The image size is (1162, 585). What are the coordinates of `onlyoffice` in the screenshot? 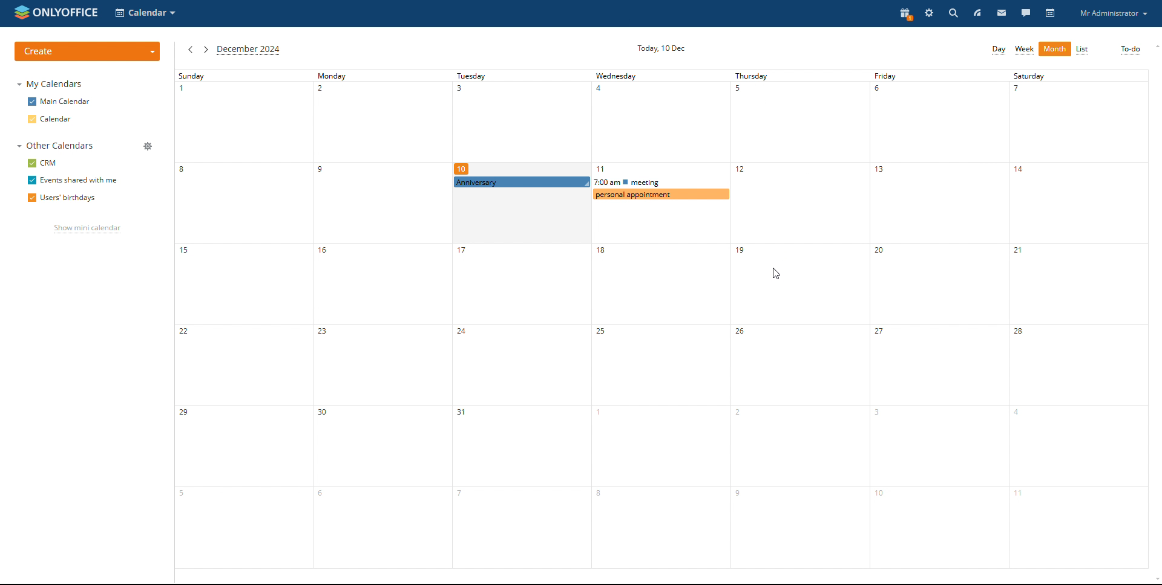 It's located at (70, 11).